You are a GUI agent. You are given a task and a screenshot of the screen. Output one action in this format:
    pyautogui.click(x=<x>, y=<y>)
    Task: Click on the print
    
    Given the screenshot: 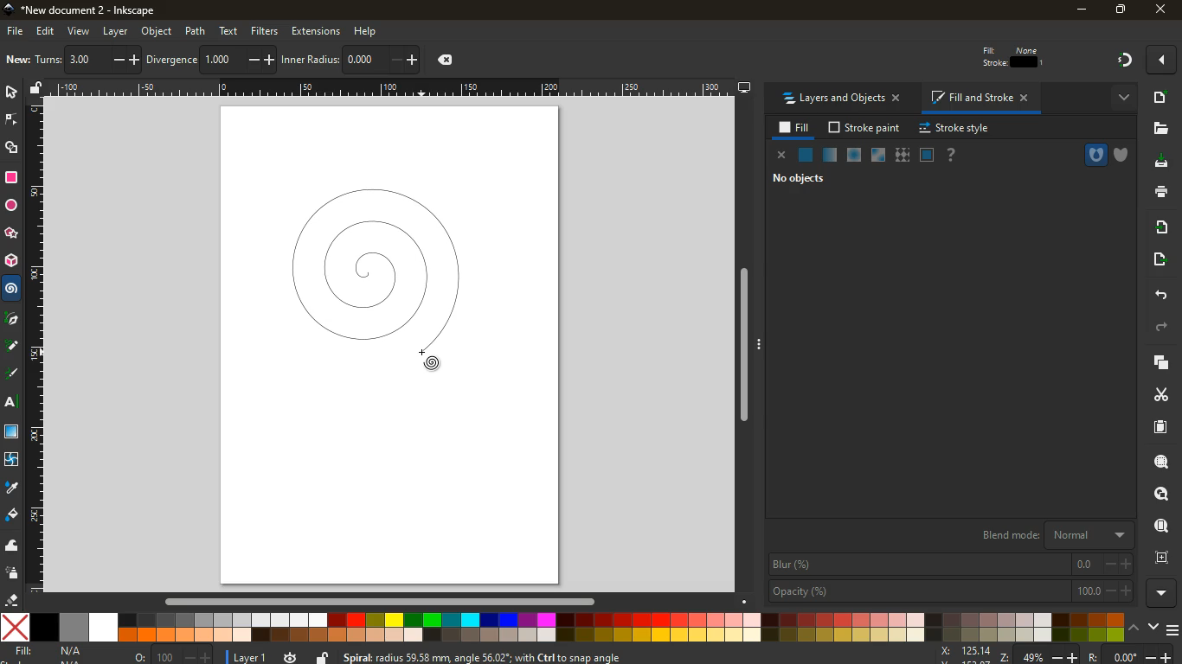 What is the action you would take?
    pyautogui.click(x=1160, y=193)
    